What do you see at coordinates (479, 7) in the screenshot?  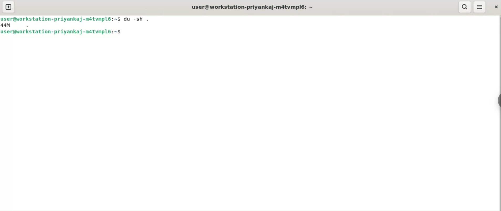 I see `menu` at bounding box center [479, 7].